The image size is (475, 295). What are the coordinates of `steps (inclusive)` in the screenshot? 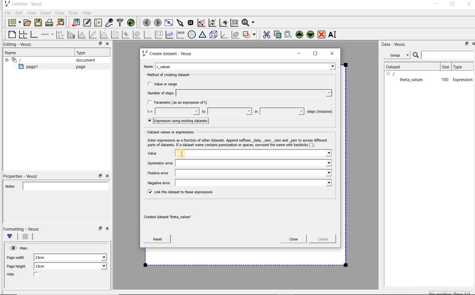 It's located at (320, 112).